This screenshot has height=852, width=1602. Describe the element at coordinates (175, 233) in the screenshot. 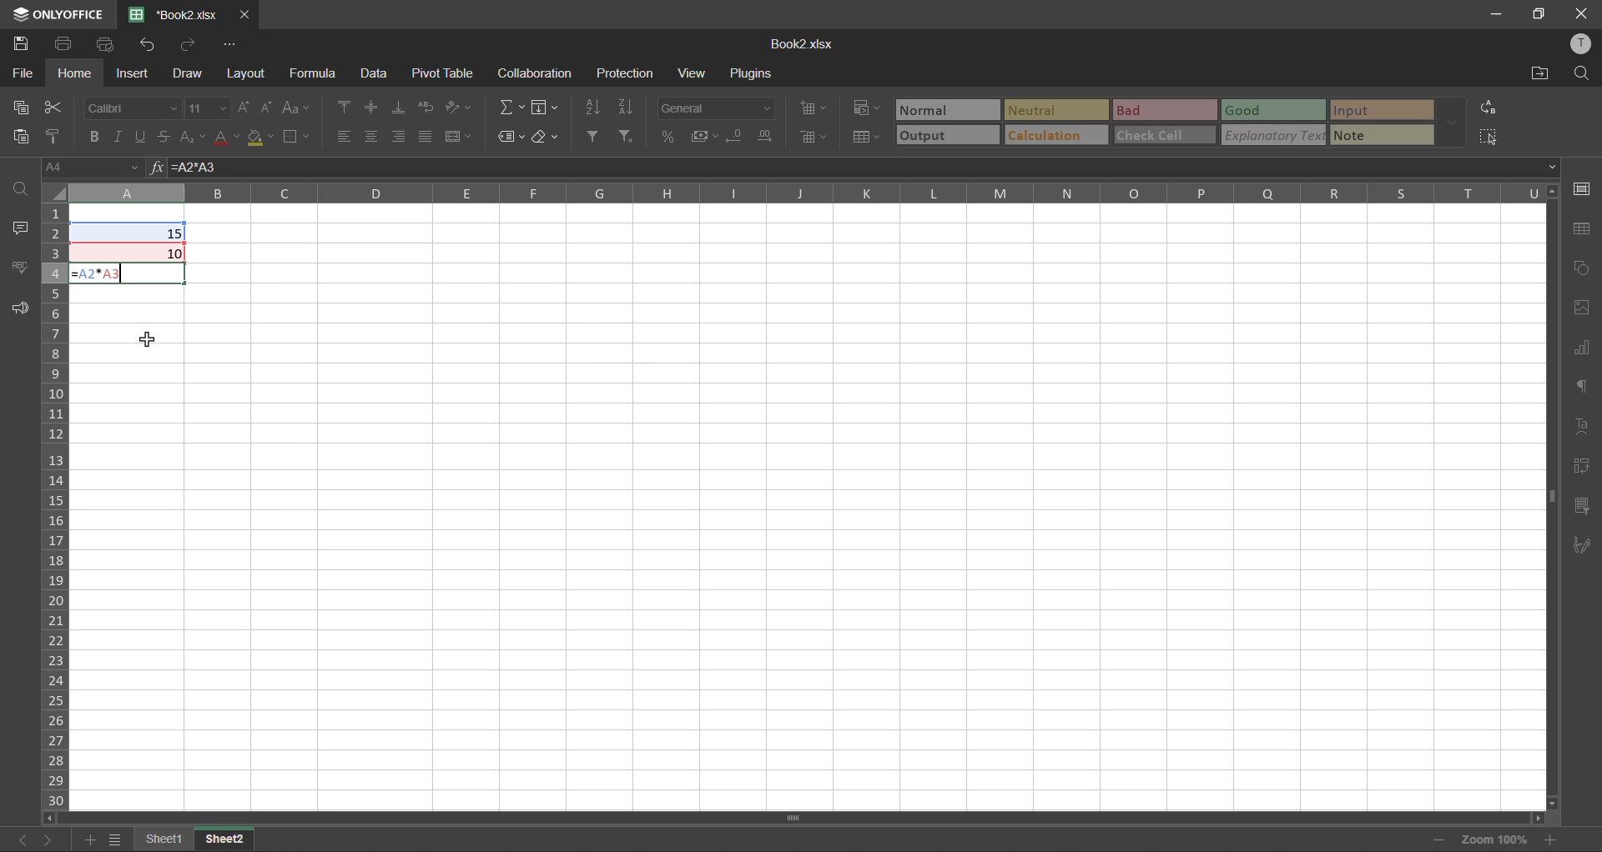

I see `15` at that location.